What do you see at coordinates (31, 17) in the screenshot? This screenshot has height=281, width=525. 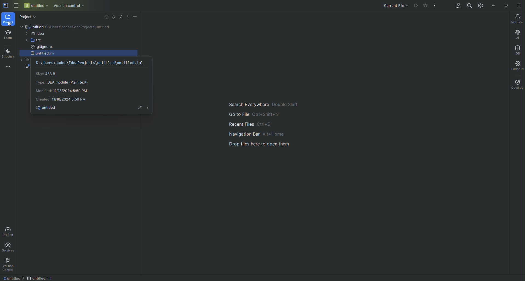 I see `Project` at bounding box center [31, 17].